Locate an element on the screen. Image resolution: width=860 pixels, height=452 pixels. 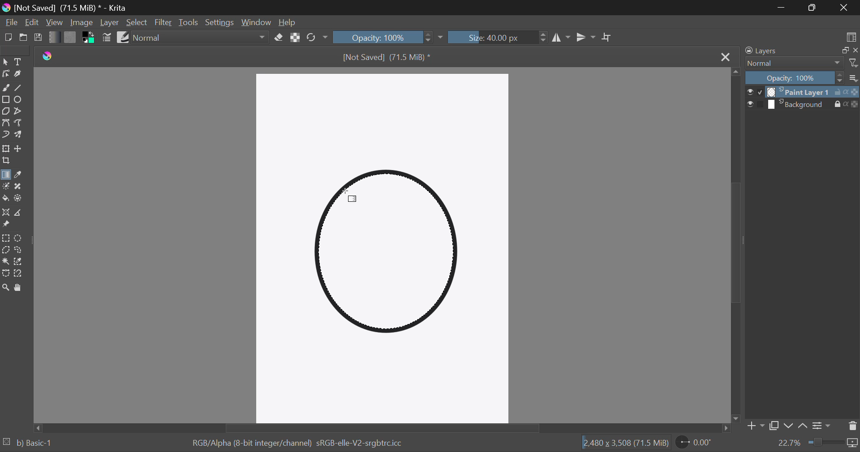
logo is located at coordinates (47, 57).